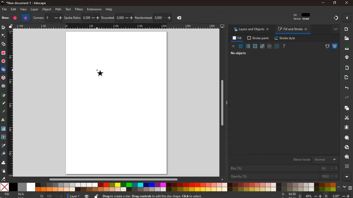 The width and height of the screenshot is (353, 198). I want to click on corners, so click(48, 18).